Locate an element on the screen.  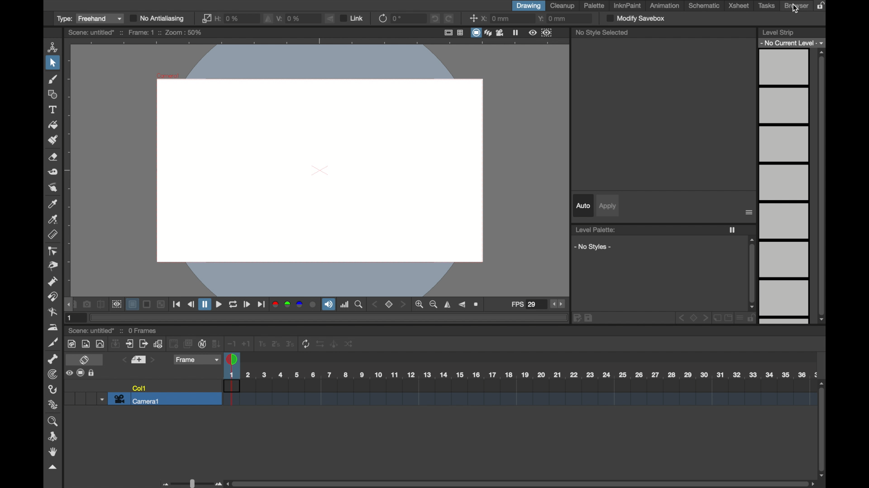
1 is located at coordinates (72, 318).